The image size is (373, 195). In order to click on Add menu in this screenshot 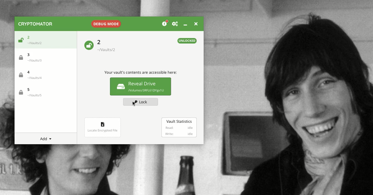, I will do `click(47, 139)`.